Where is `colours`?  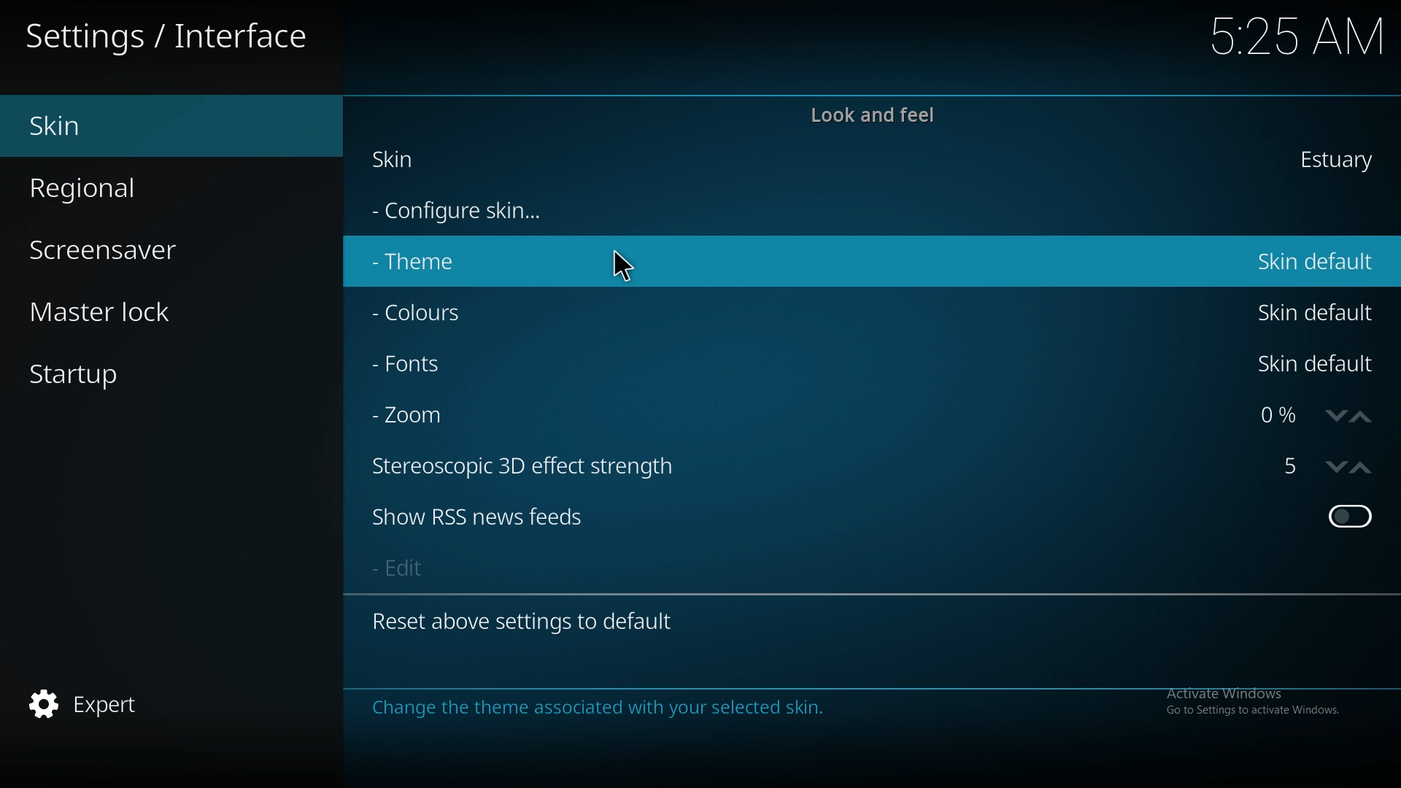 colours is located at coordinates (490, 311).